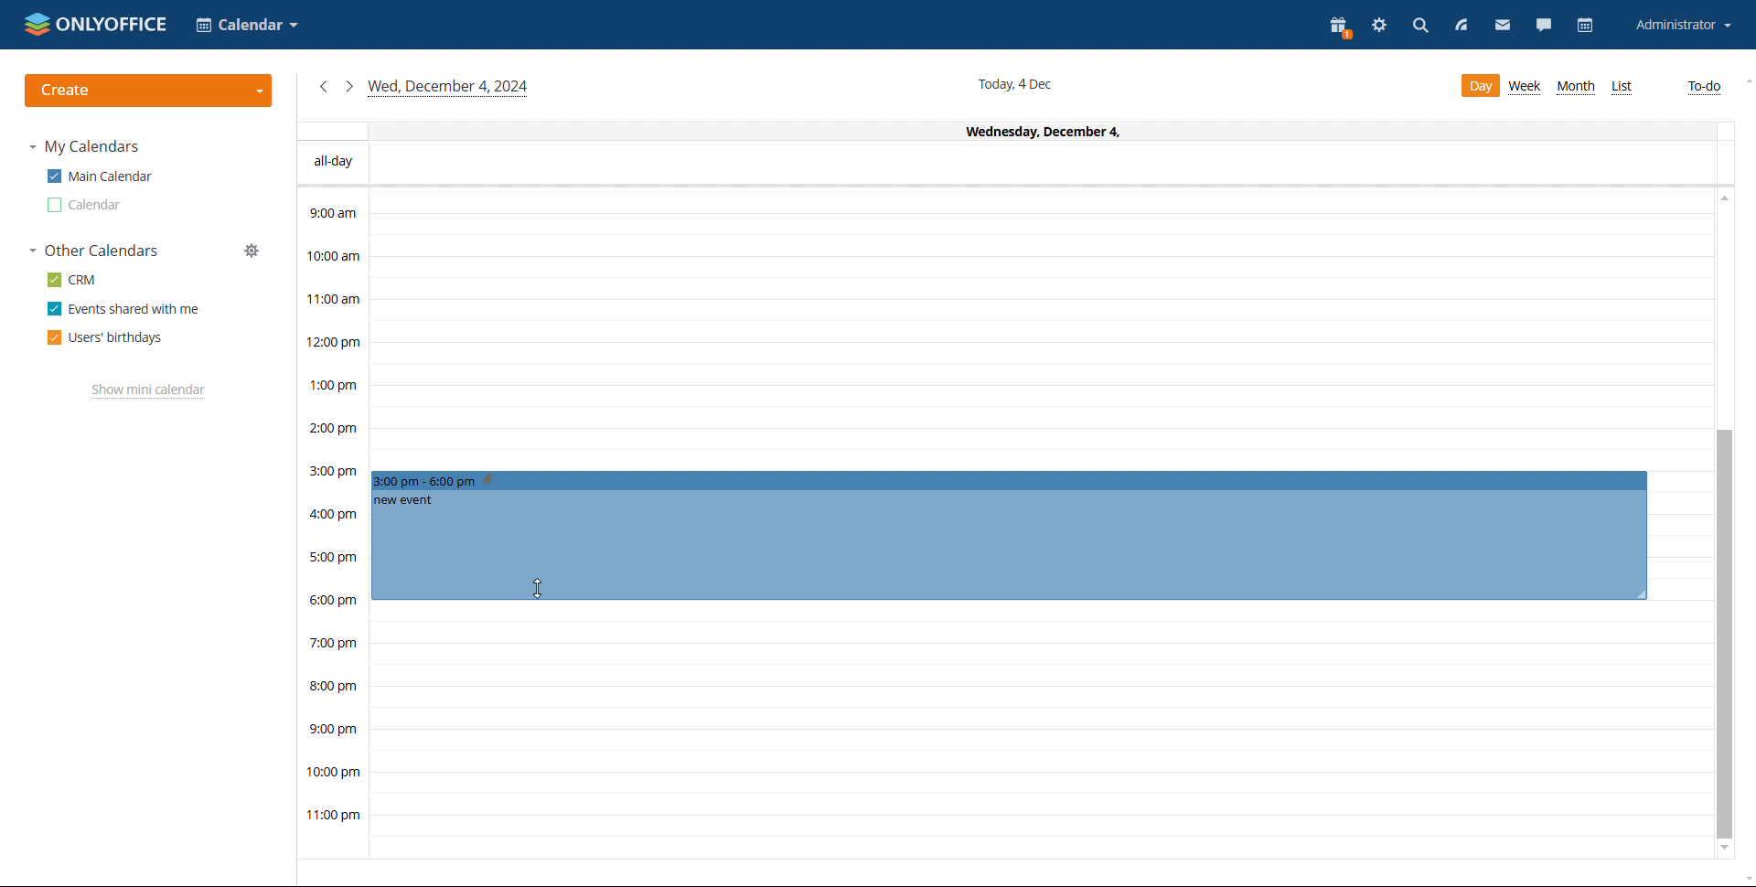 The width and height of the screenshot is (1756, 887). What do you see at coordinates (123, 309) in the screenshot?
I see `events shared with me` at bounding box center [123, 309].